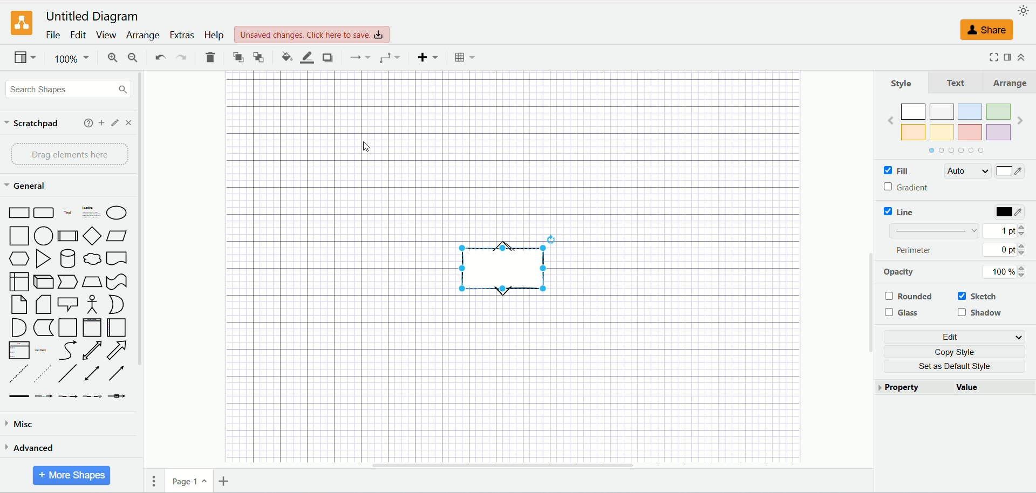 The height and width of the screenshot is (493, 1036). I want to click on Diamond, so click(93, 236).